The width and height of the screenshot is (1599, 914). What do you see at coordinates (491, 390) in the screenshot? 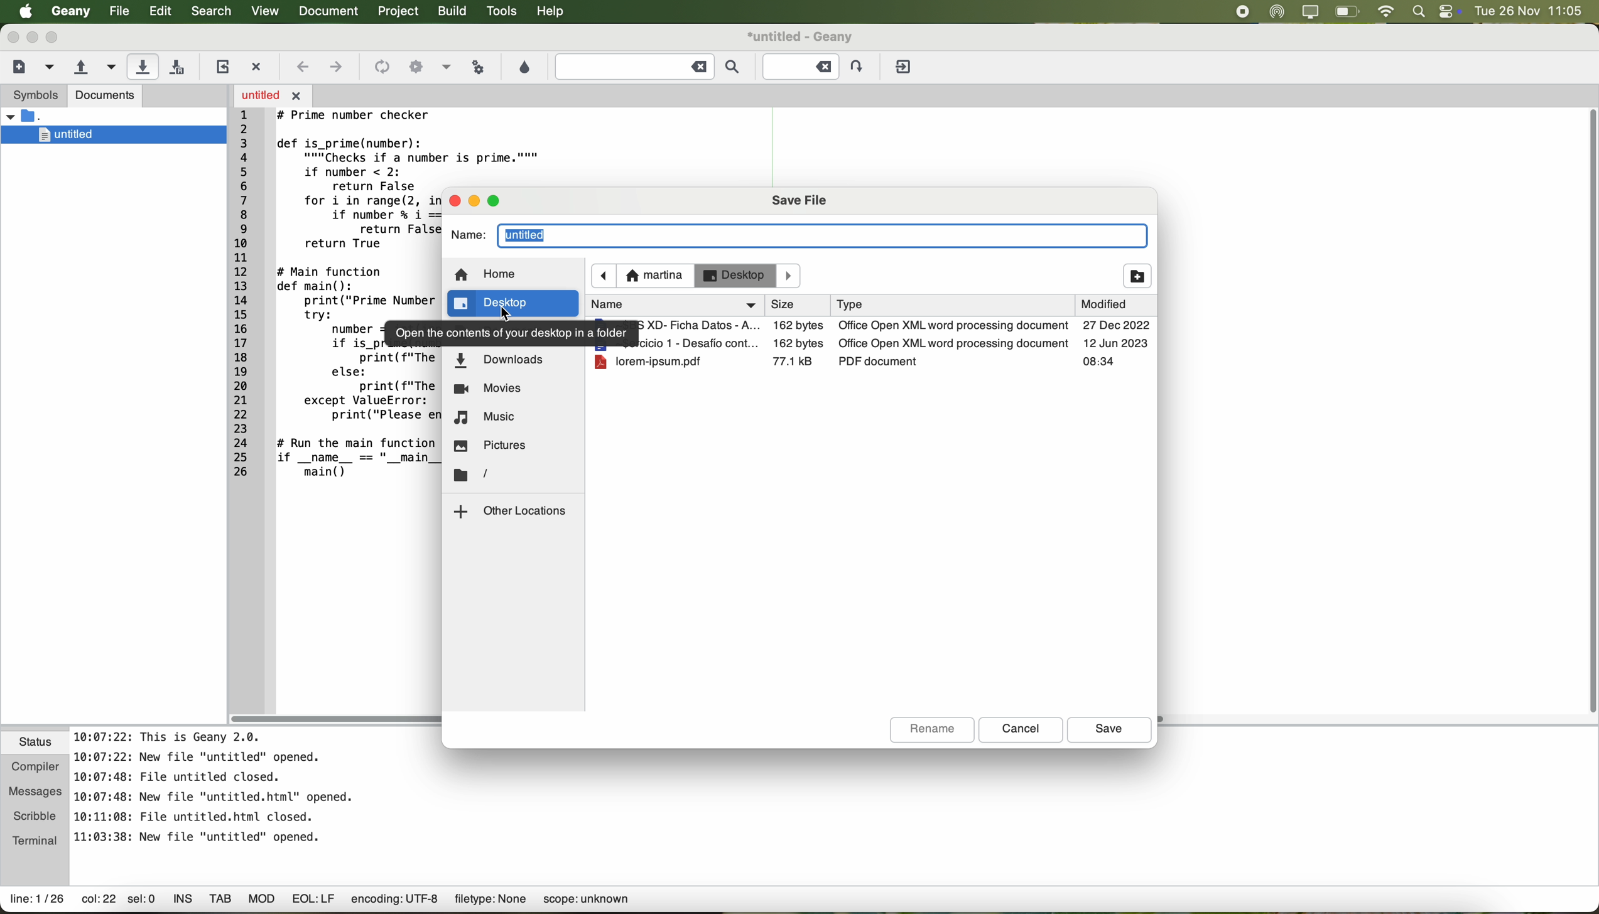
I see `movies` at bounding box center [491, 390].